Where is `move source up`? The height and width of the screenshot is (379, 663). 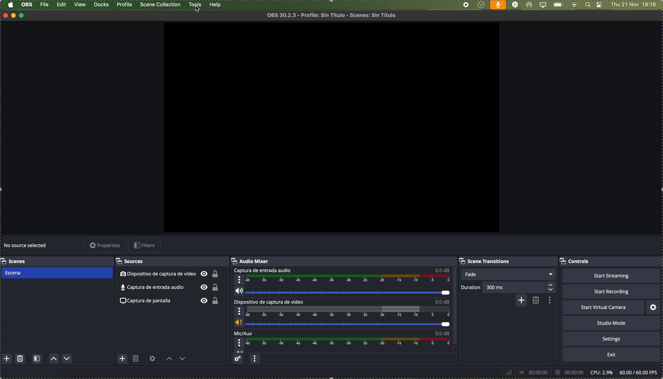 move source up is located at coordinates (169, 359).